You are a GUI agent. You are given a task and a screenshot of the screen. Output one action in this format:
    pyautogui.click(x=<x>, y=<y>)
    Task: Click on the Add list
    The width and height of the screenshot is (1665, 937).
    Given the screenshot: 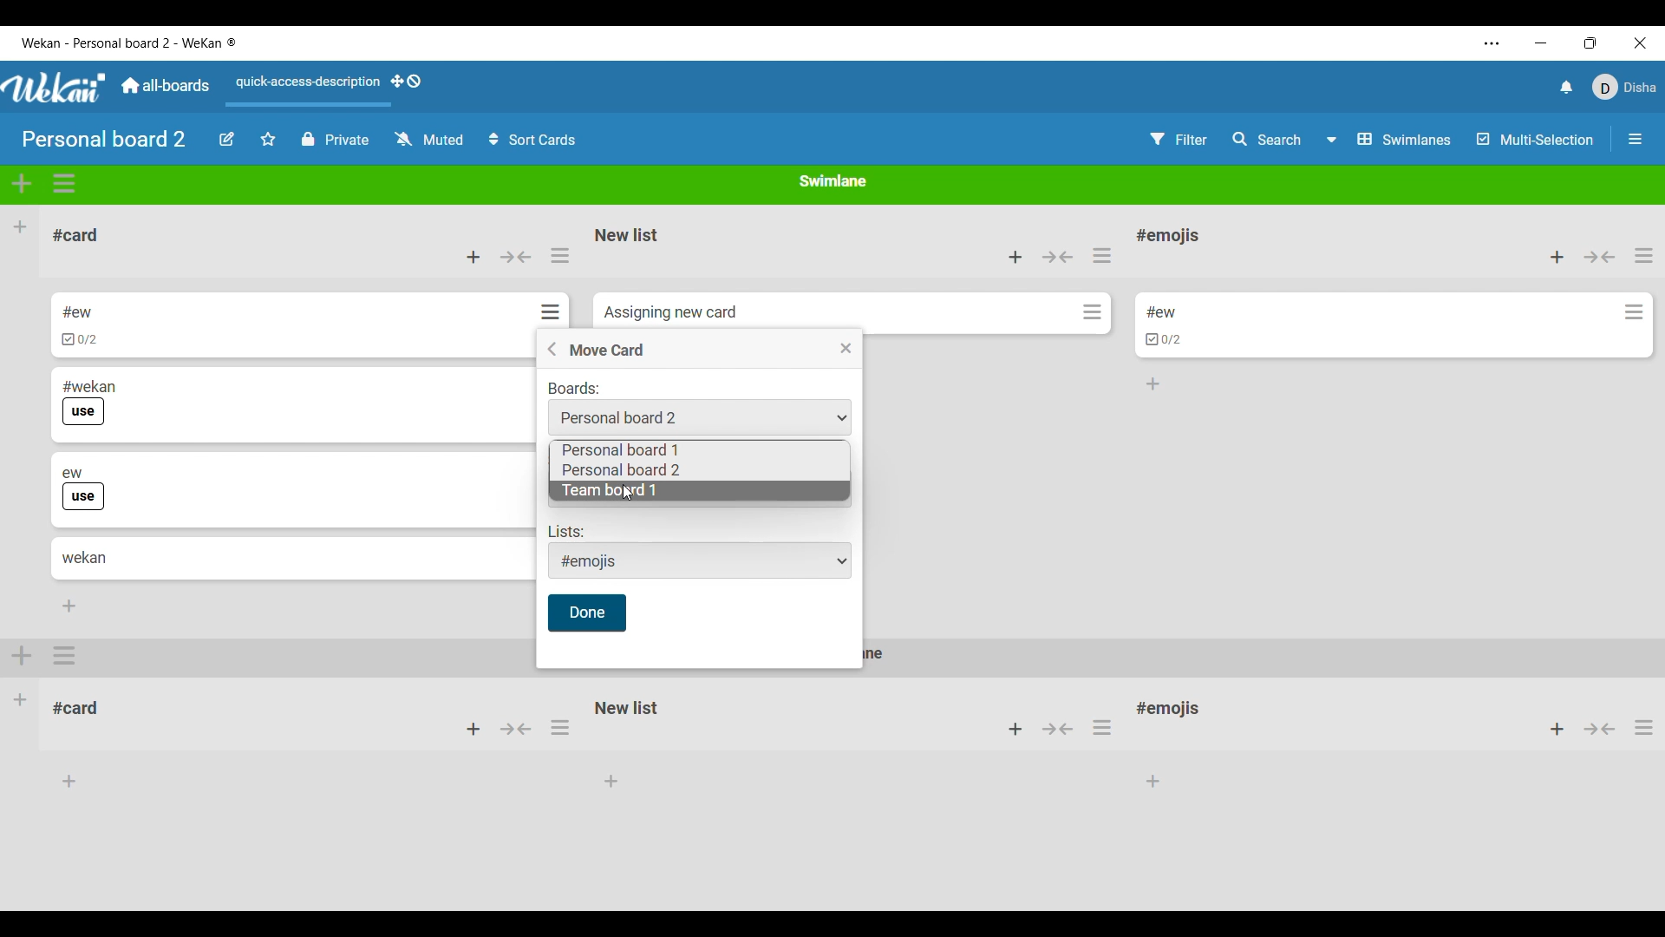 What is the action you would take?
    pyautogui.click(x=20, y=226)
    